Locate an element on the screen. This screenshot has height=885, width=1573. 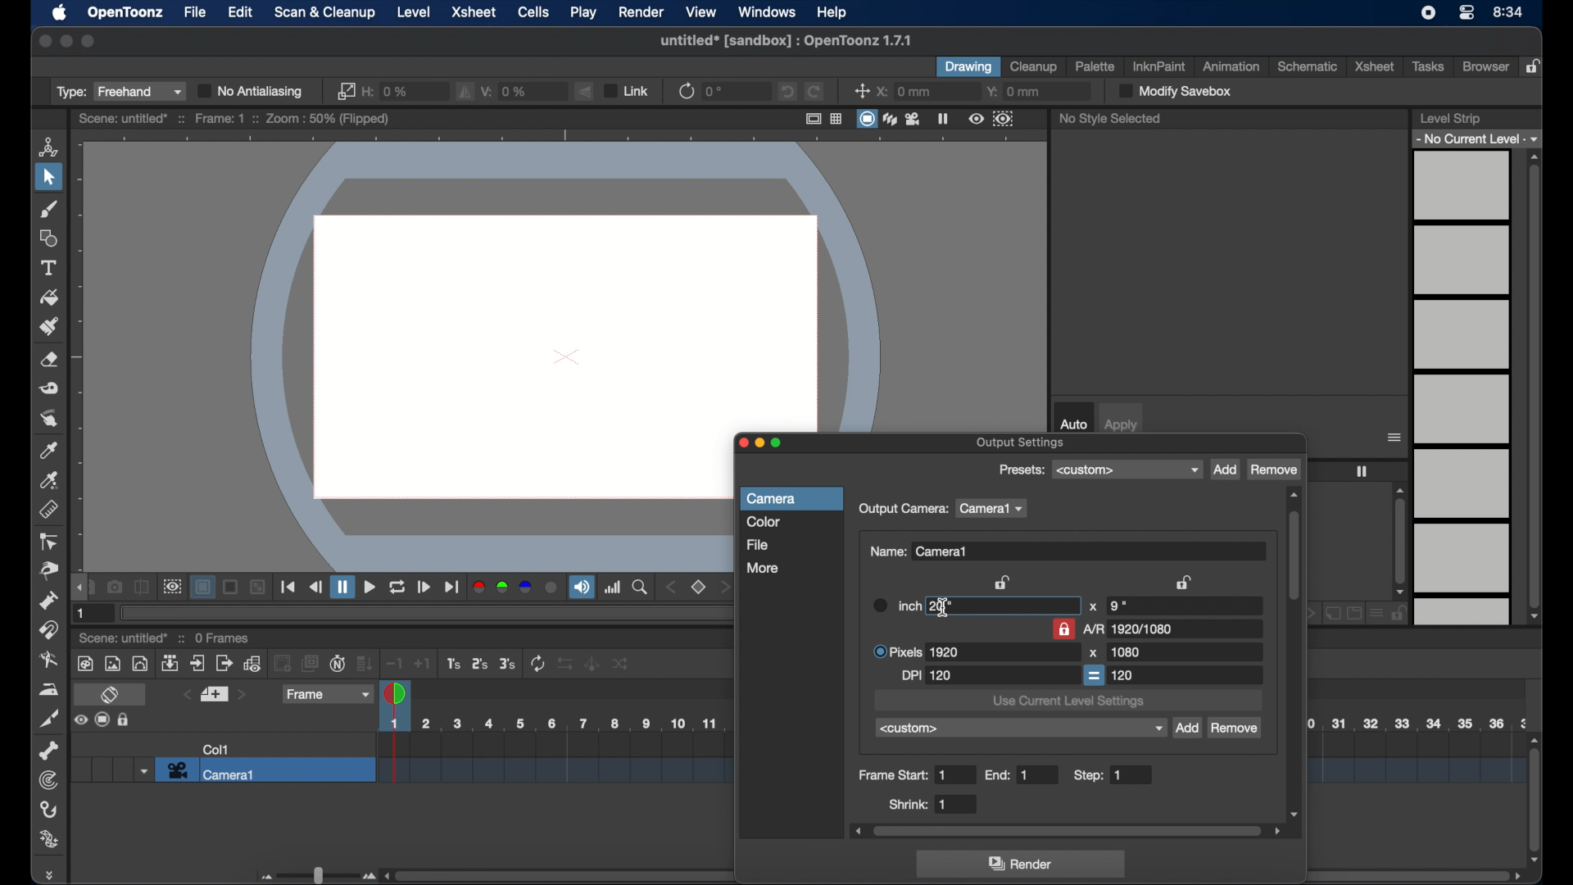
 is located at coordinates (1185, 583).